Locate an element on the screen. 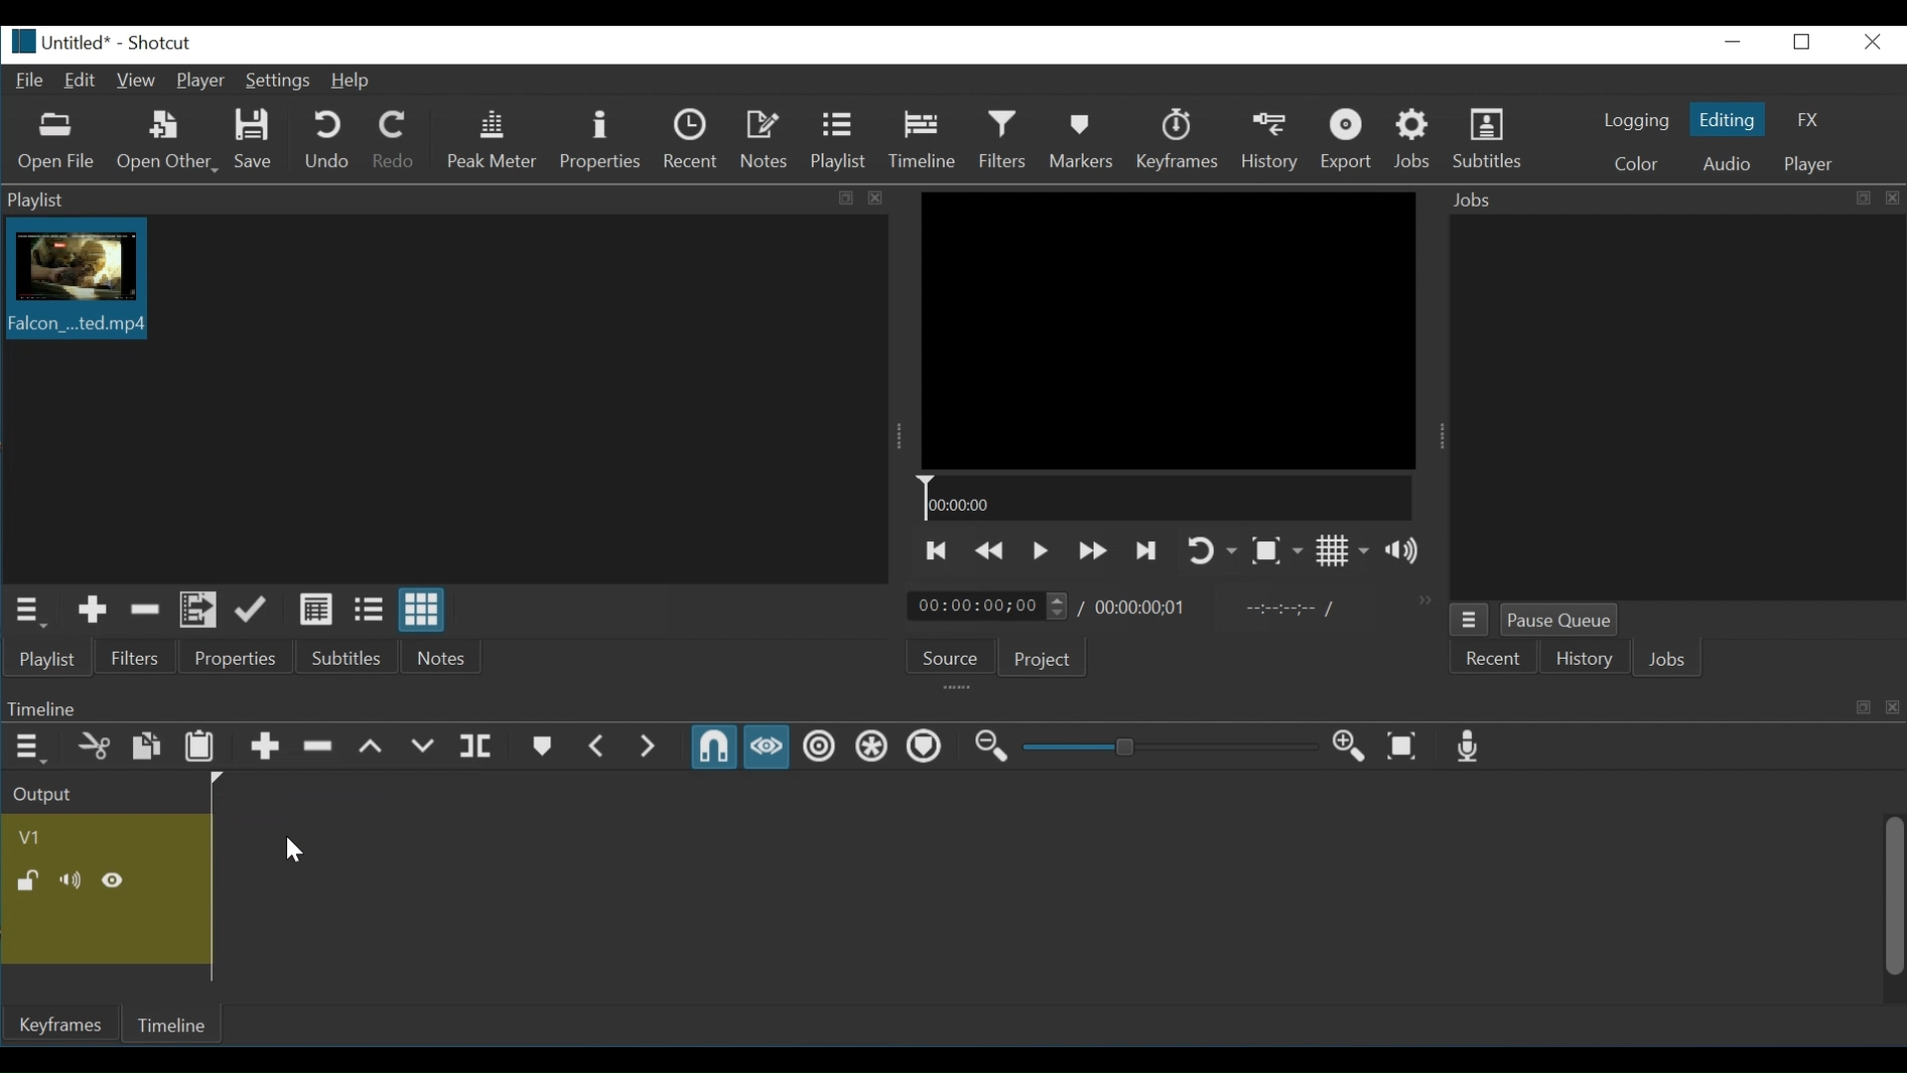 Image resolution: width=1907 pixels, height=1073 pixels. Markers is located at coordinates (1083, 139).